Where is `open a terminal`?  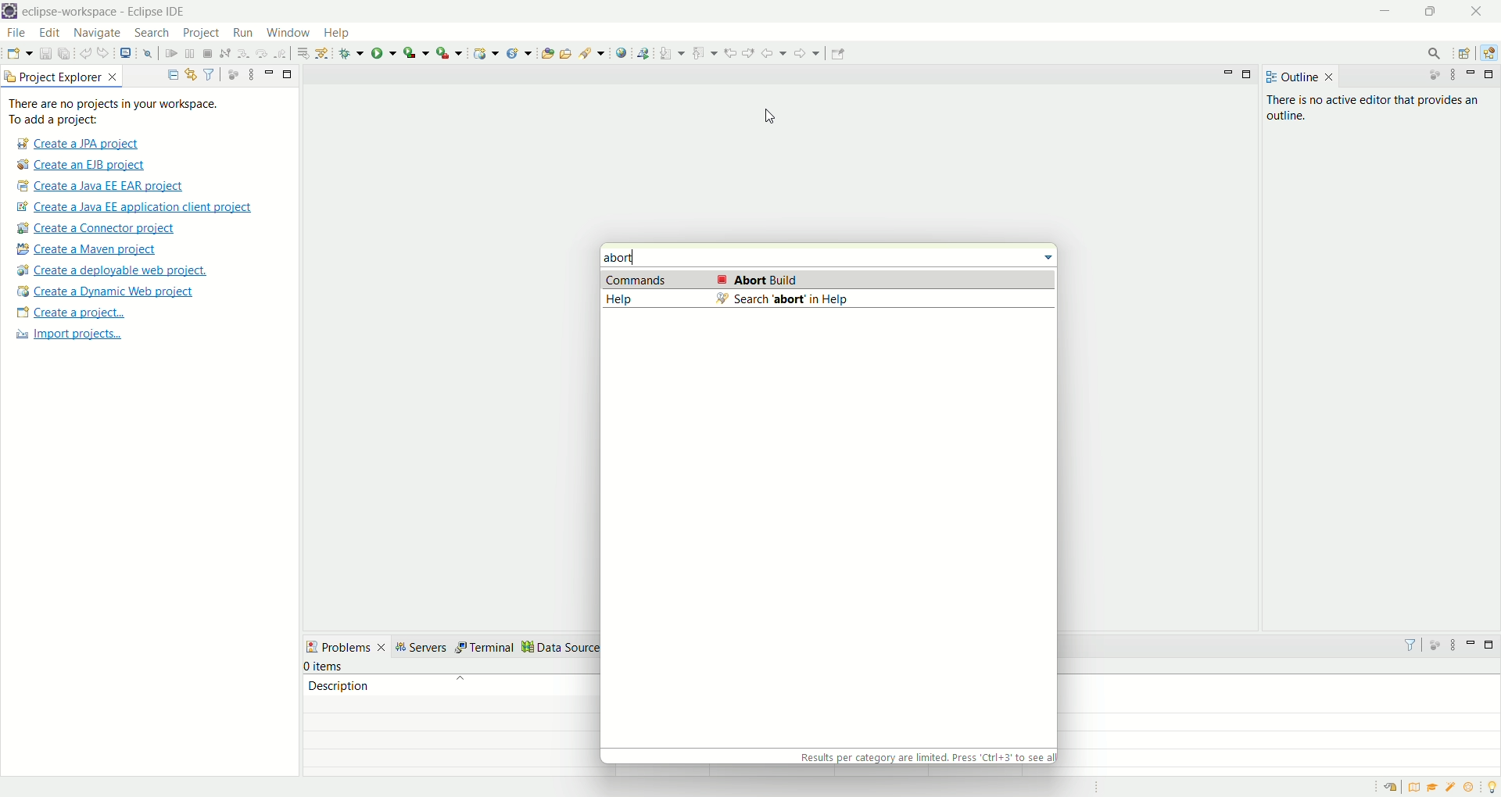 open a terminal is located at coordinates (126, 55).